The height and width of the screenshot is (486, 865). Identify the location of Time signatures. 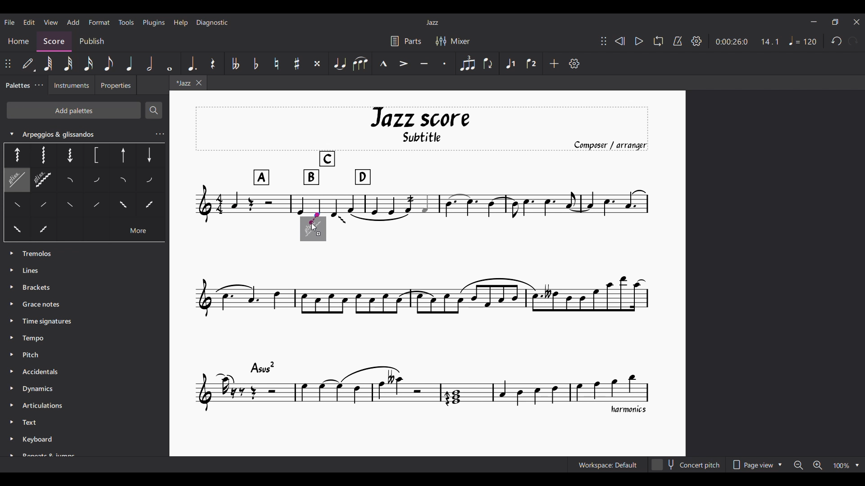
(47, 320).